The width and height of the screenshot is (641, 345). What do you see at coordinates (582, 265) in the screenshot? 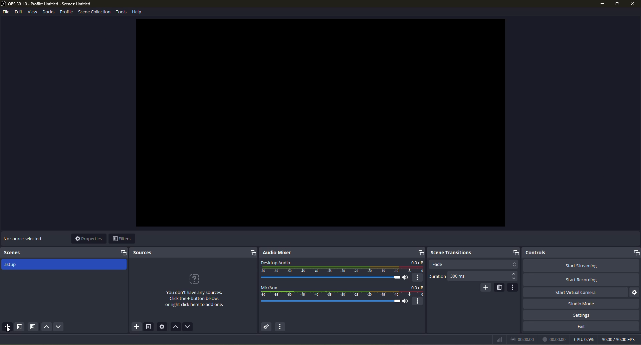
I see `start streaming` at bounding box center [582, 265].